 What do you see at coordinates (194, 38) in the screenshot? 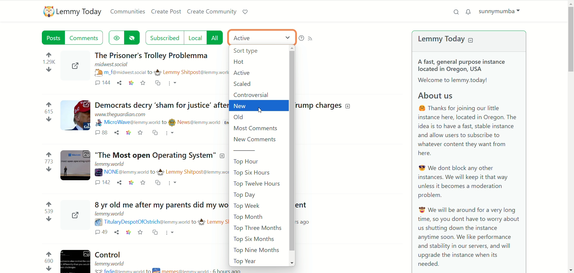
I see `local` at bounding box center [194, 38].